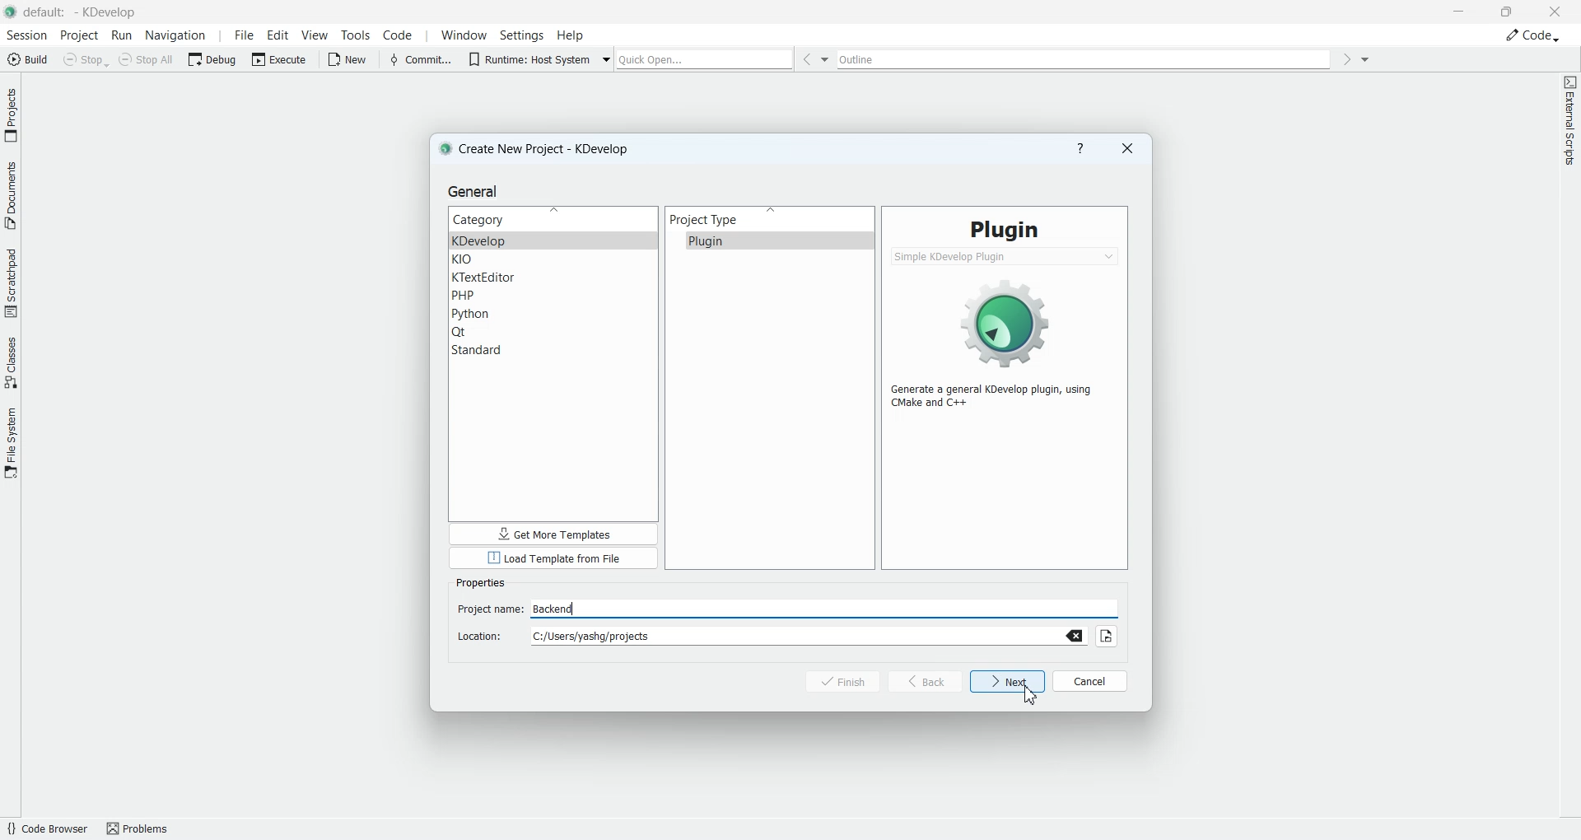 This screenshot has width=1581, height=840. I want to click on Cursor, so click(1031, 696).